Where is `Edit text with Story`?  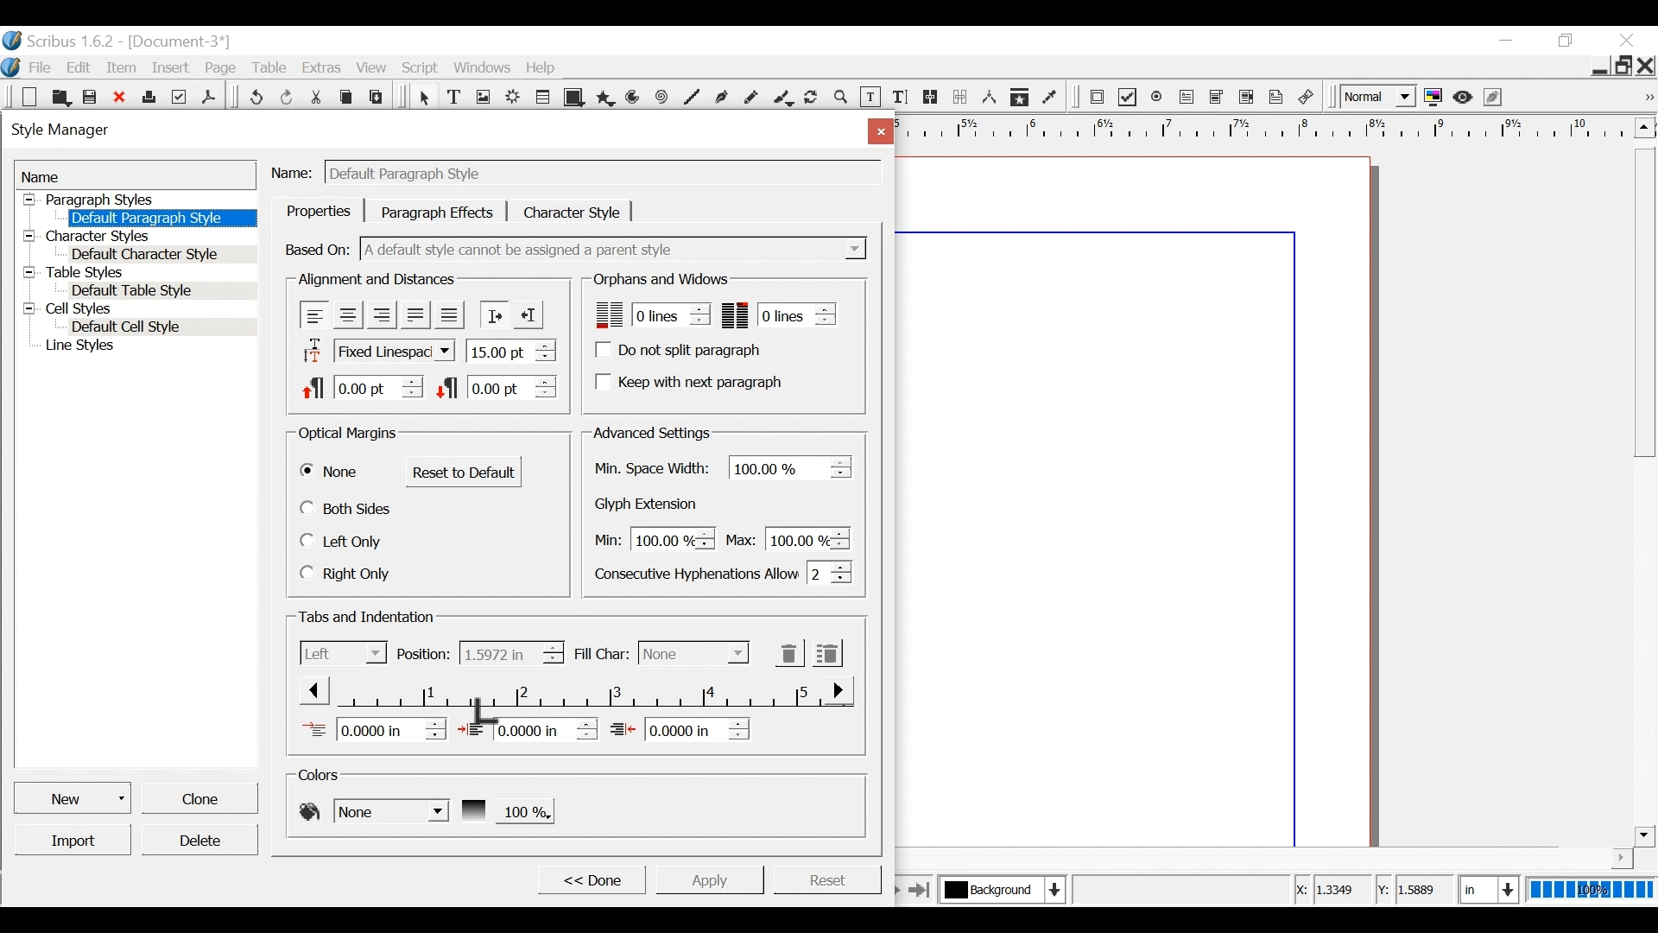 Edit text with Story is located at coordinates (900, 98).